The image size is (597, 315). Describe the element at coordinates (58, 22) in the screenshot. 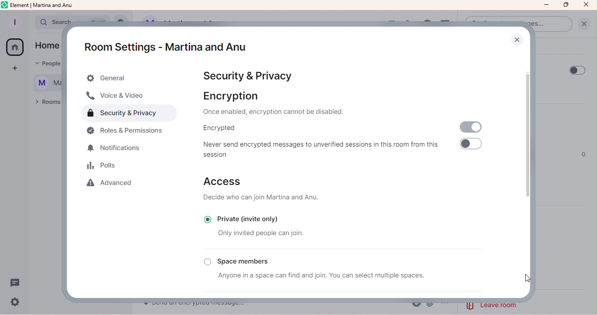

I see `search` at that location.